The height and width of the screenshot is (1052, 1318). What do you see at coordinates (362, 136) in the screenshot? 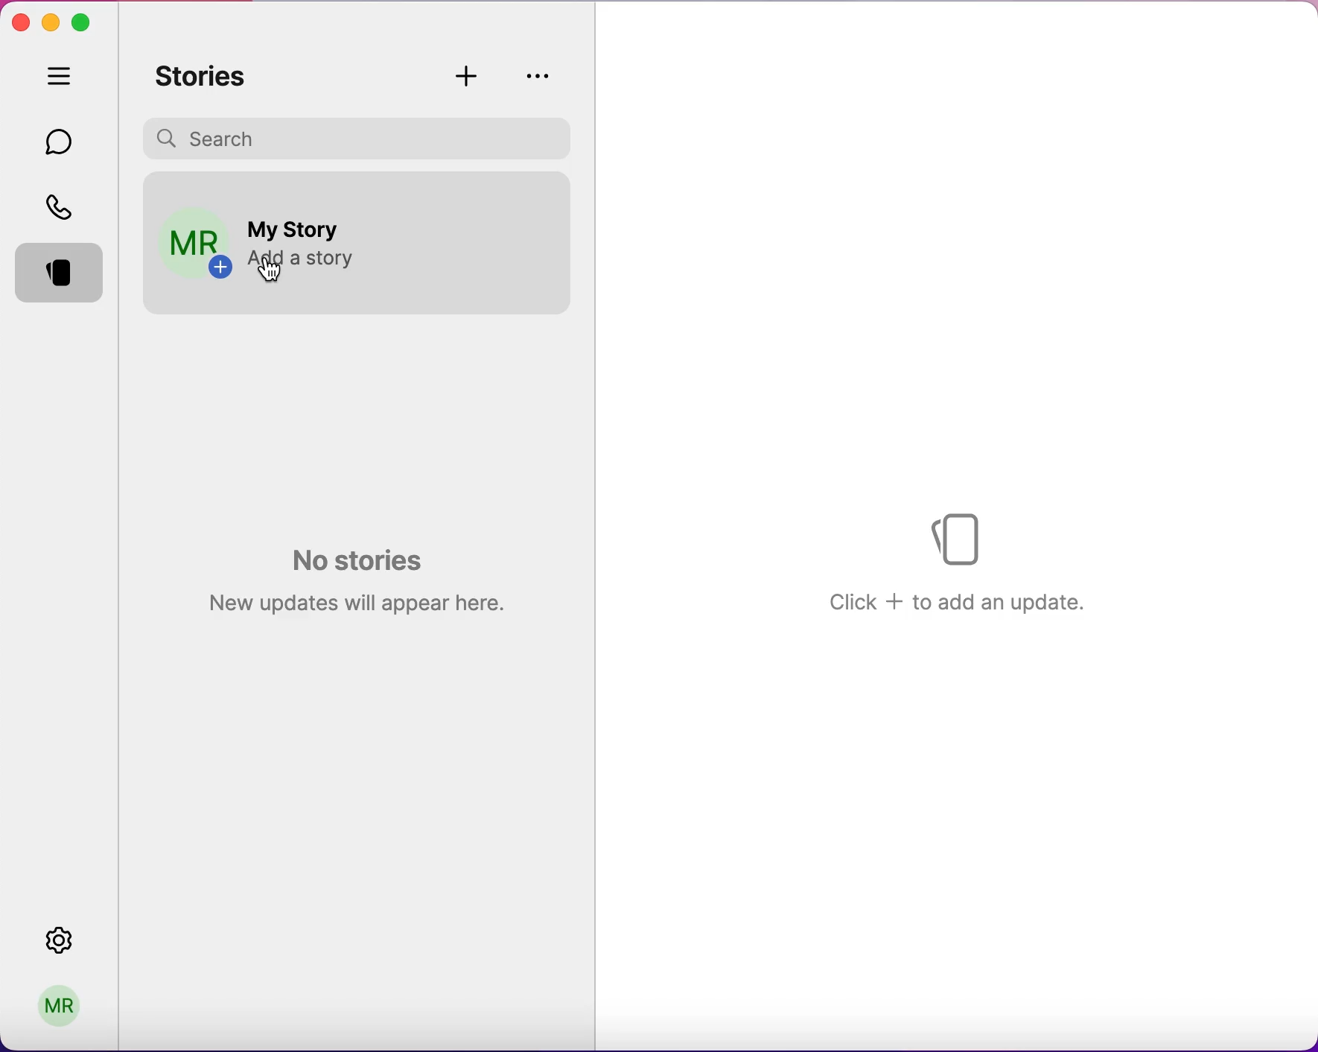
I see `search` at bounding box center [362, 136].